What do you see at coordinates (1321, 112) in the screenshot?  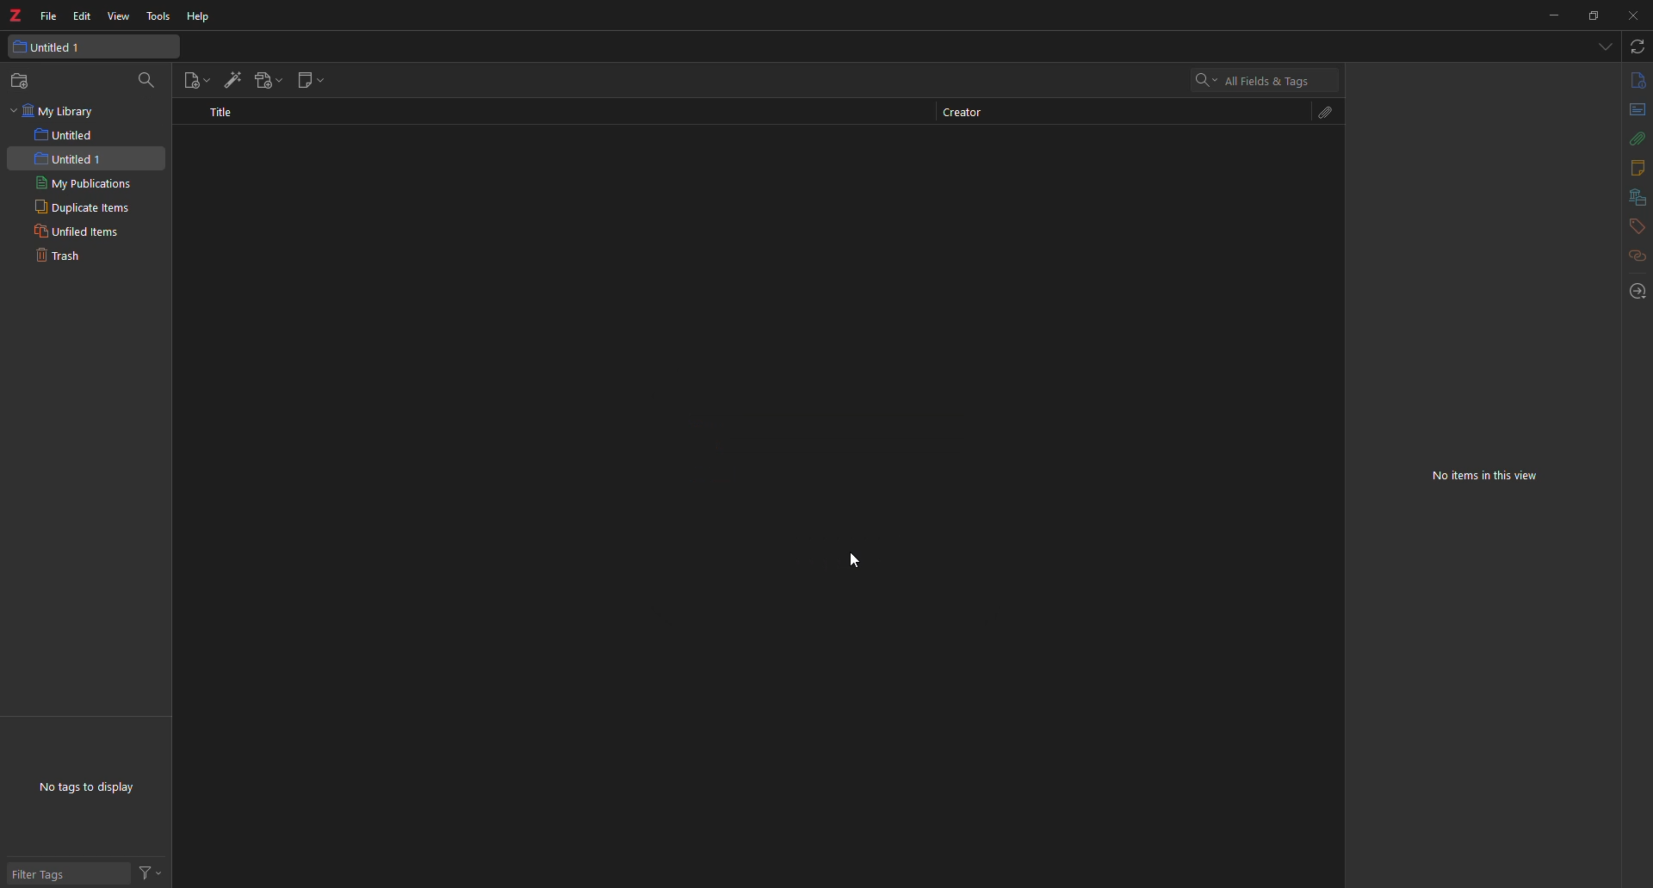 I see `attach` at bounding box center [1321, 112].